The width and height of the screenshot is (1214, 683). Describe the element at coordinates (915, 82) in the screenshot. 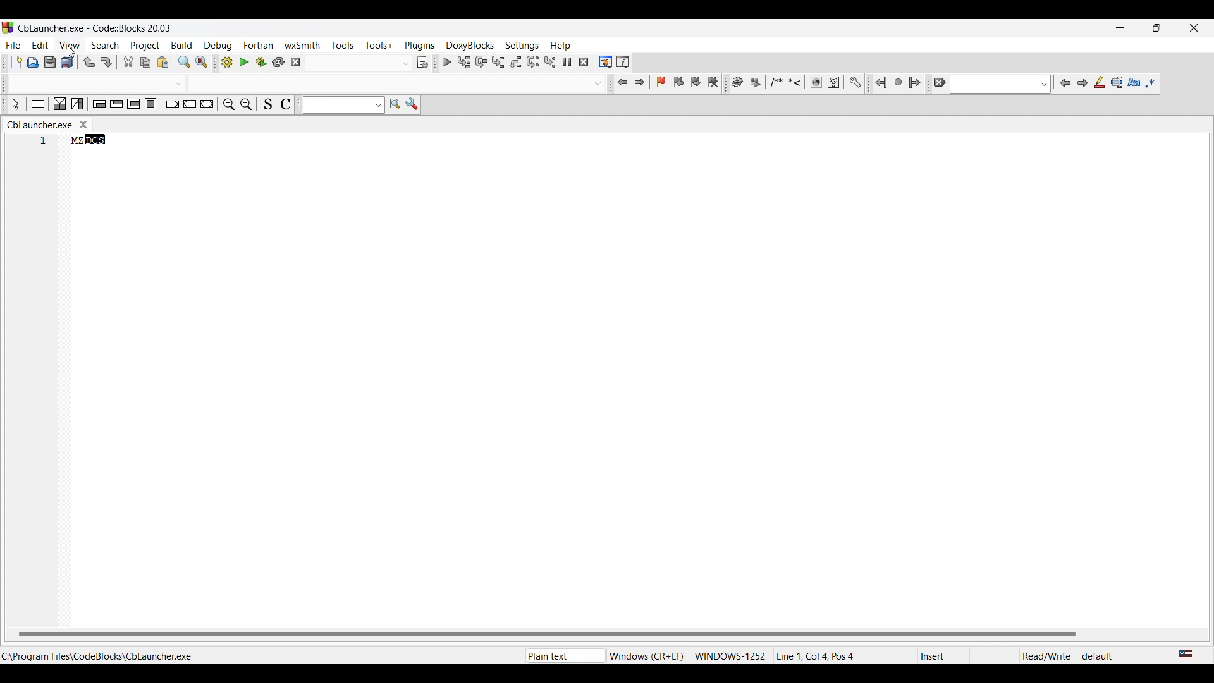

I see `Jump forward` at that location.